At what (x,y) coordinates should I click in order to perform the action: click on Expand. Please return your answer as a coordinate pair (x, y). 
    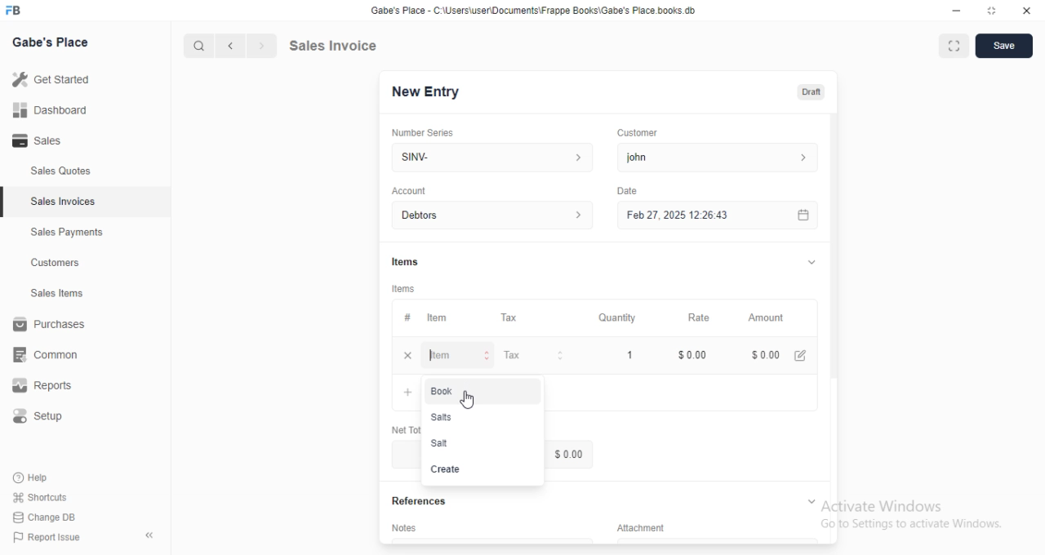
    Looking at the image, I should click on (992, 11).